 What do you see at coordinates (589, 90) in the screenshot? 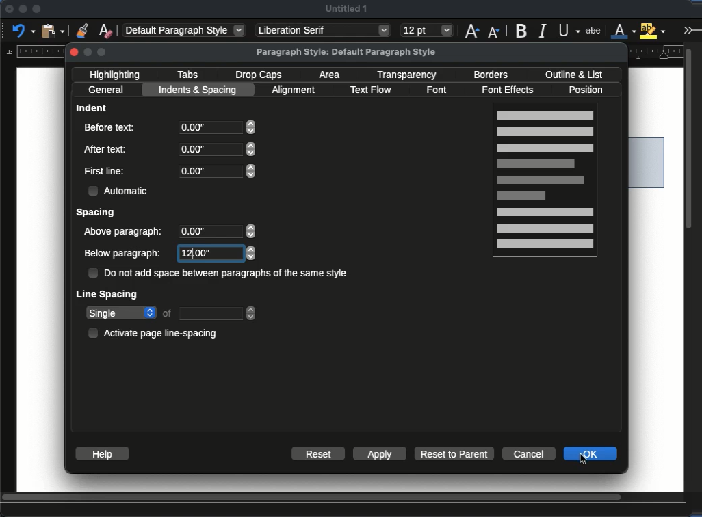
I see `position` at bounding box center [589, 90].